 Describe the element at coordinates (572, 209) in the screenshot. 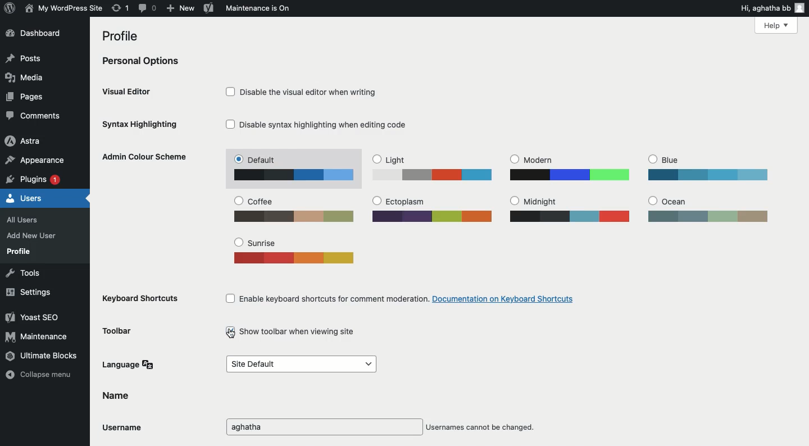

I see `Midnight` at that location.